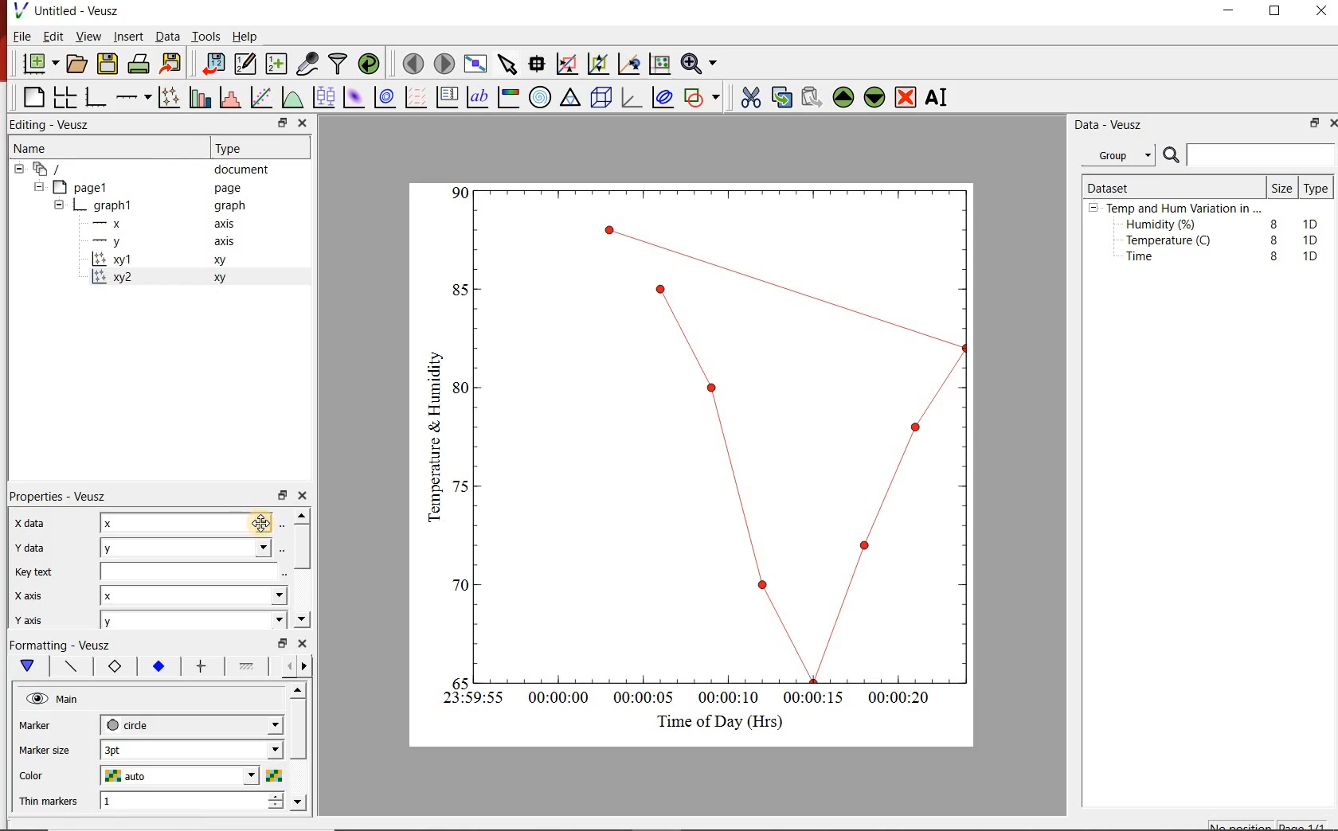  I want to click on x, so click(132, 596).